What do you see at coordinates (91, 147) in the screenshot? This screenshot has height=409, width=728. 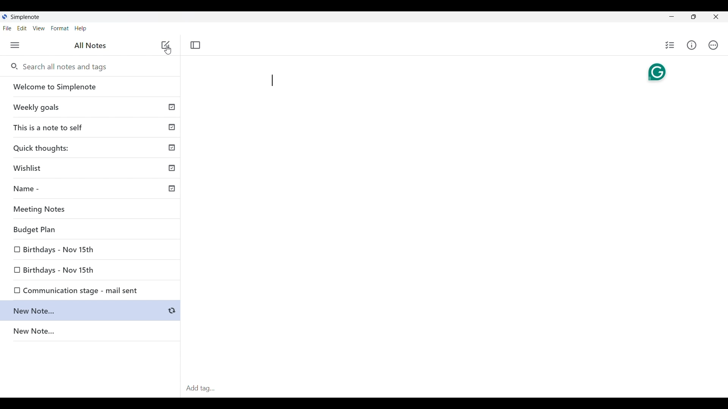 I see `Quick thoughts` at bounding box center [91, 147].